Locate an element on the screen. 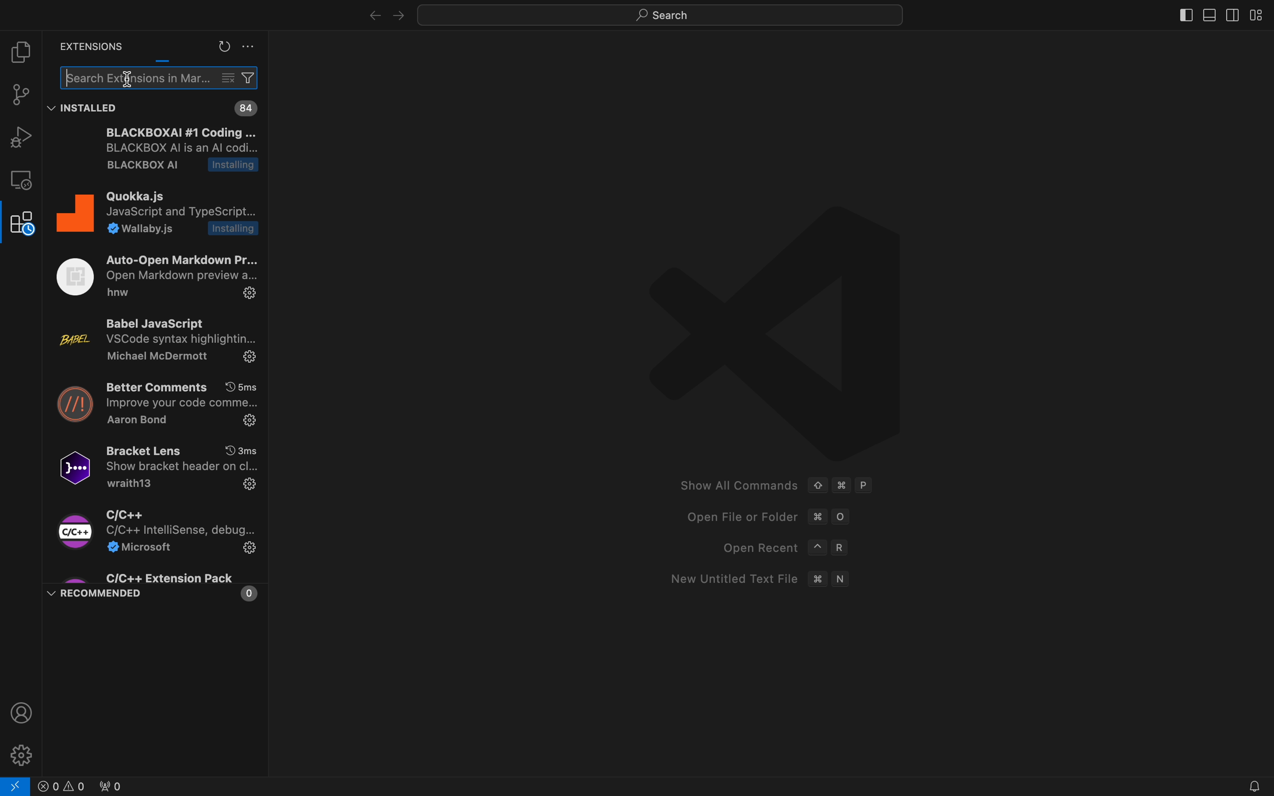  new untitled text file is located at coordinates (757, 580).